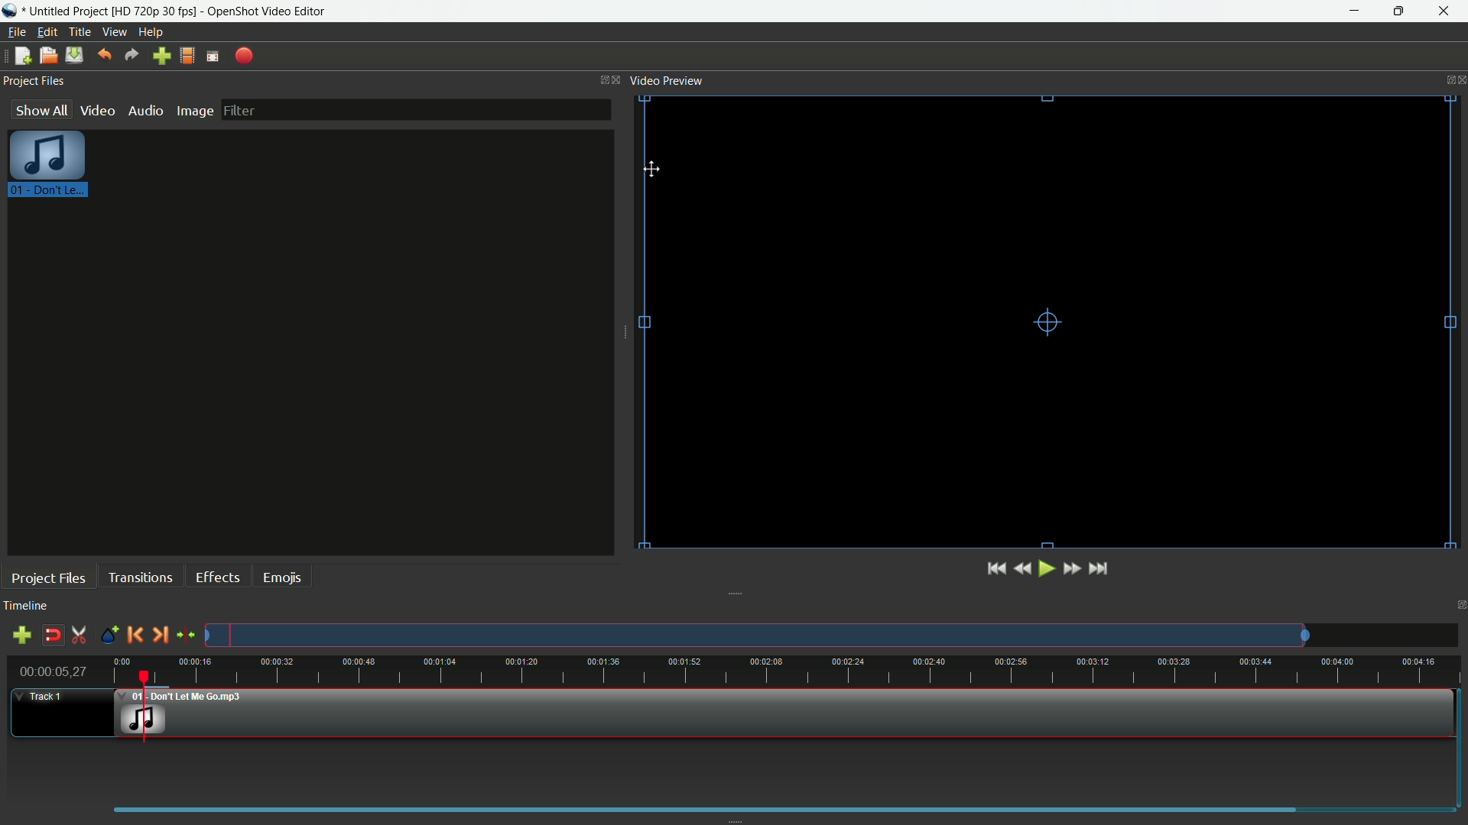  What do you see at coordinates (151, 32) in the screenshot?
I see `help menu` at bounding box center [151, 32].